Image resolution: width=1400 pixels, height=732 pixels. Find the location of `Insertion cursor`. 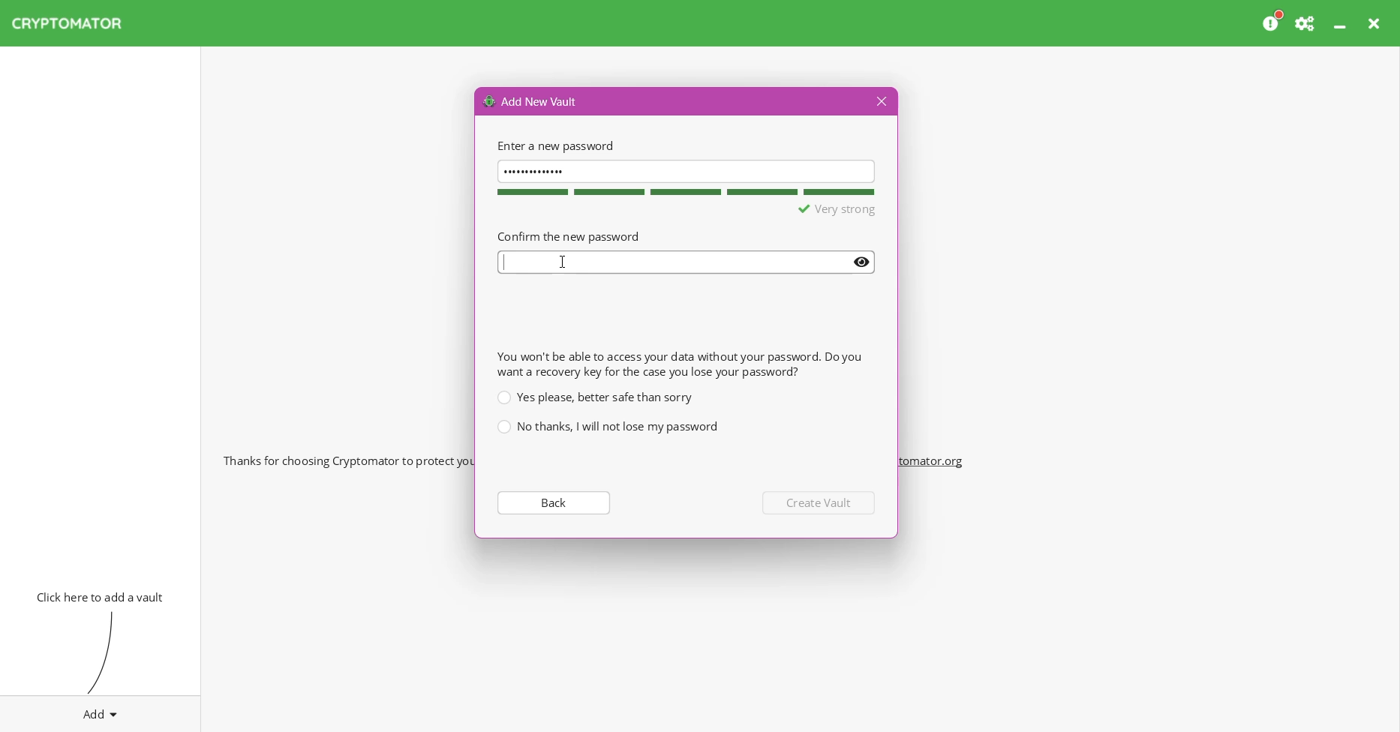

Insertion cursor is located at coordinates (564, 262).